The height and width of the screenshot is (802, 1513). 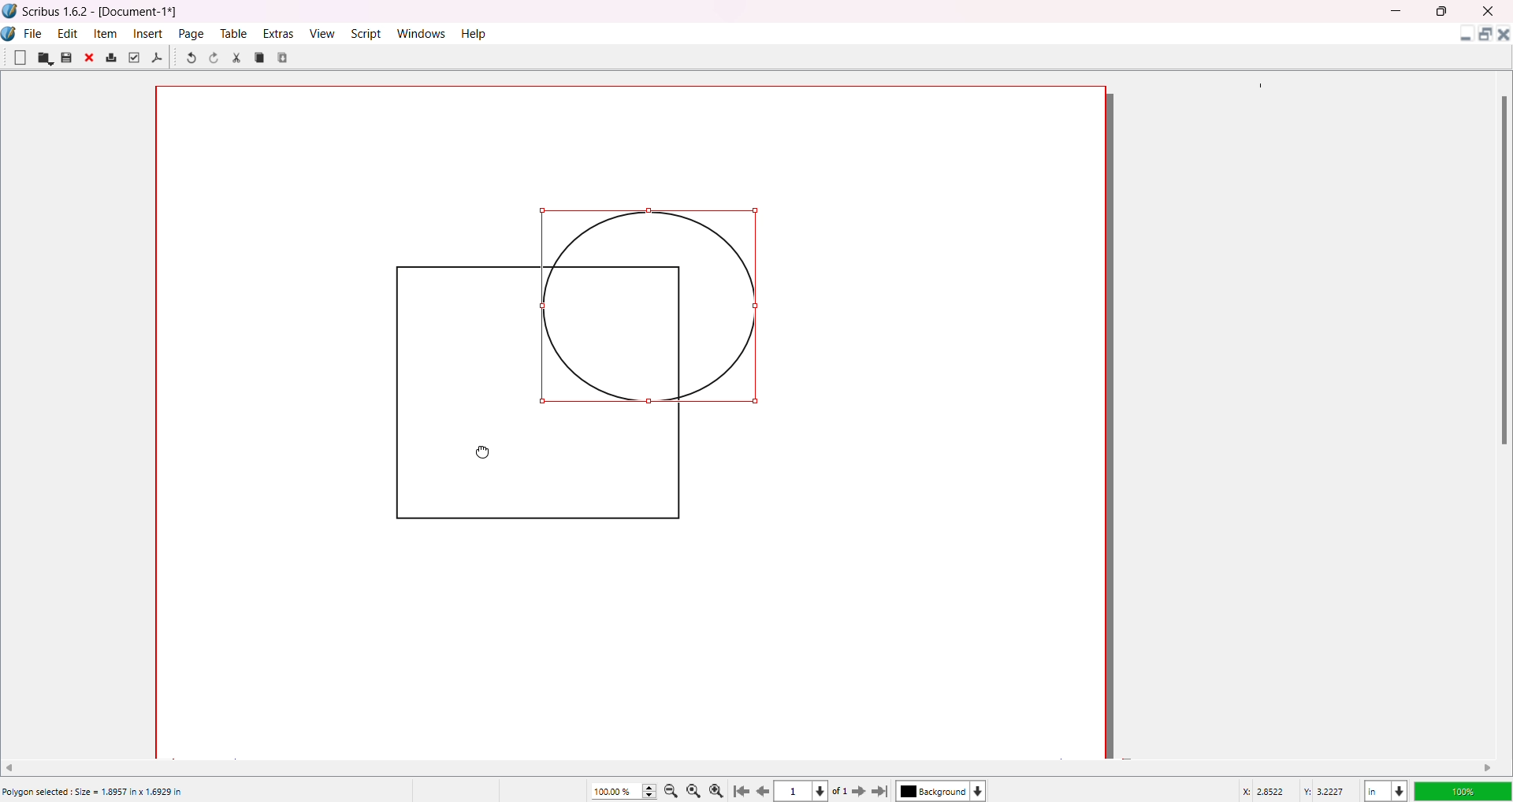 What do you see at coordinates (91, 59) in the screenshot?
I see `Close` at bounding box center [91, 59].